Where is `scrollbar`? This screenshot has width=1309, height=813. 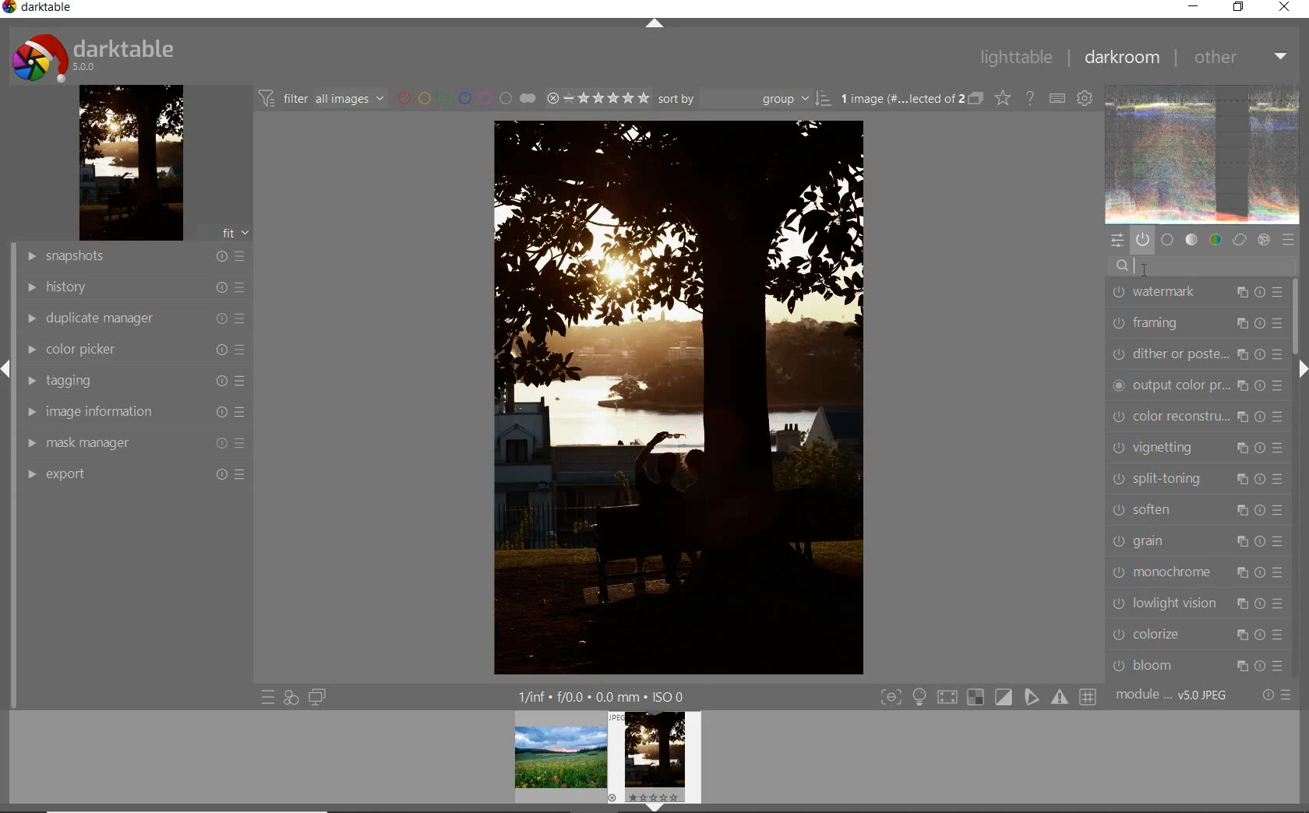
scrollbar is located at coordinates (1295, 317).